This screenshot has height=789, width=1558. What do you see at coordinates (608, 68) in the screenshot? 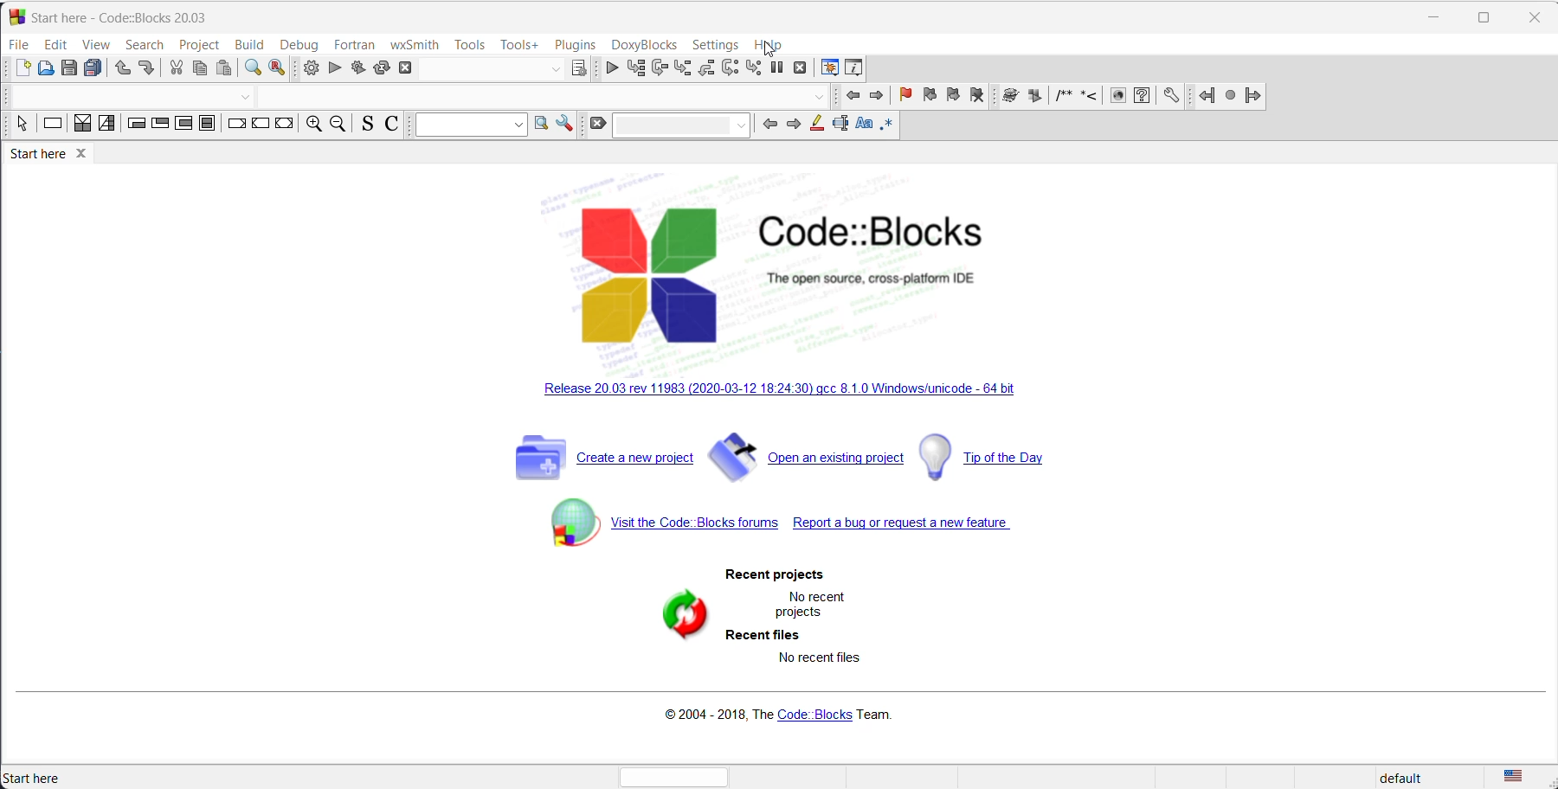
I see `continue debug` at bounding box center [608, 68].